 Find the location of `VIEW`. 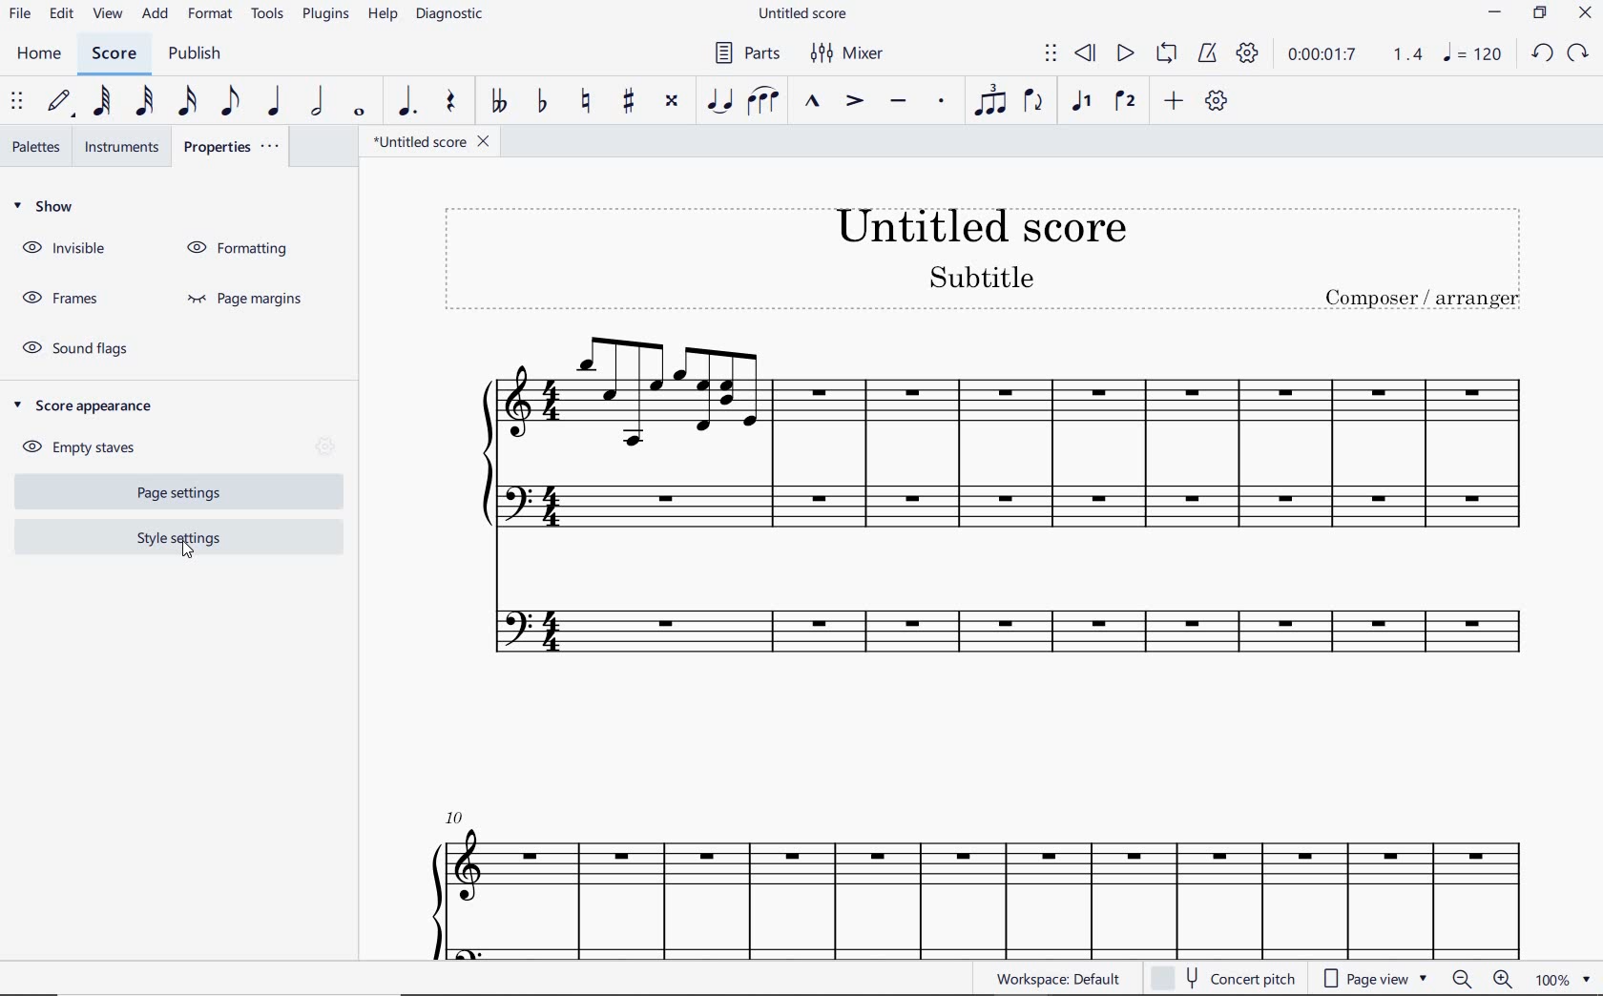

VIEW is located at coordinates (110, 14).